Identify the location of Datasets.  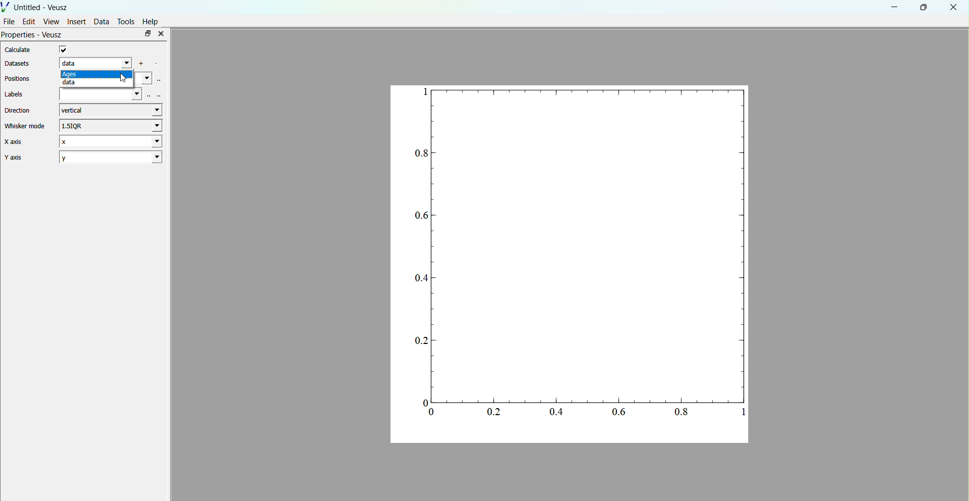
(19, 63).